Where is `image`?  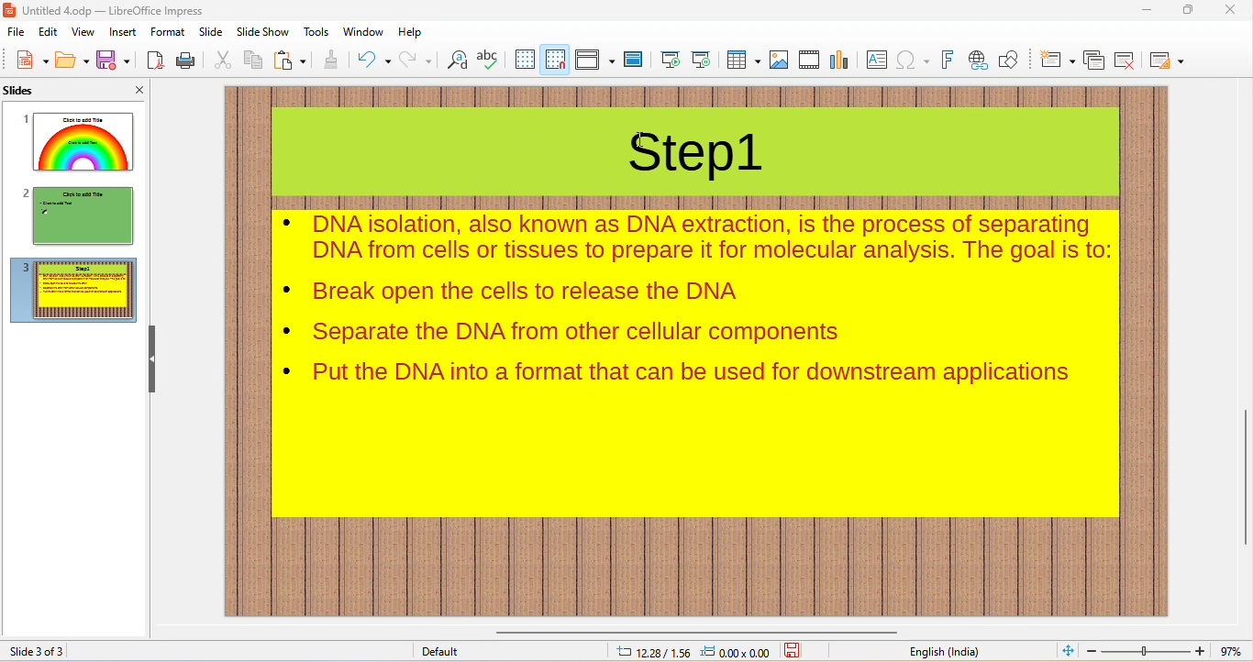 image is located at coordinates (778, 60).